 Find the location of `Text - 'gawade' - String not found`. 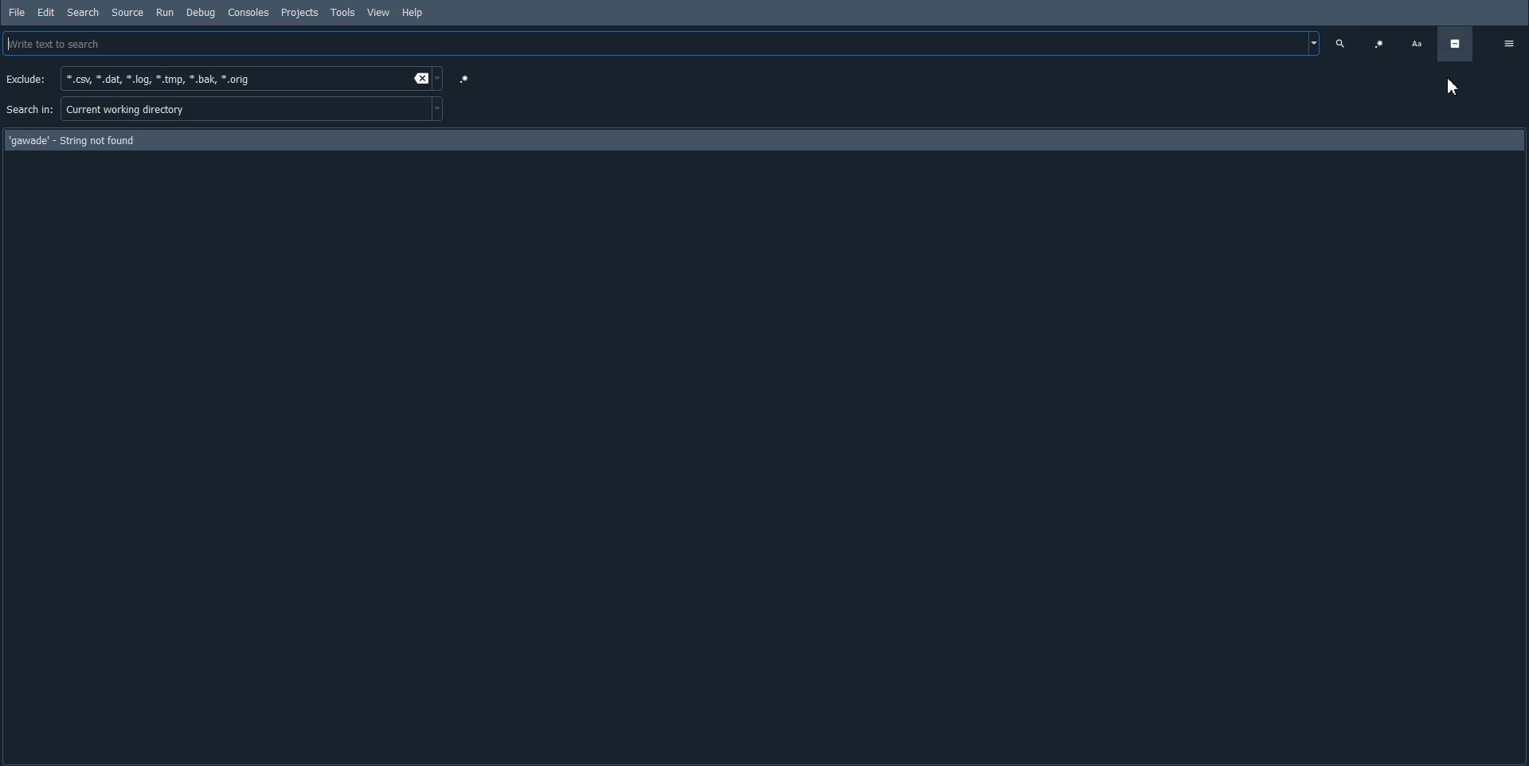

Text - 'gawade' - String not found is located at coordinates (75, 143).